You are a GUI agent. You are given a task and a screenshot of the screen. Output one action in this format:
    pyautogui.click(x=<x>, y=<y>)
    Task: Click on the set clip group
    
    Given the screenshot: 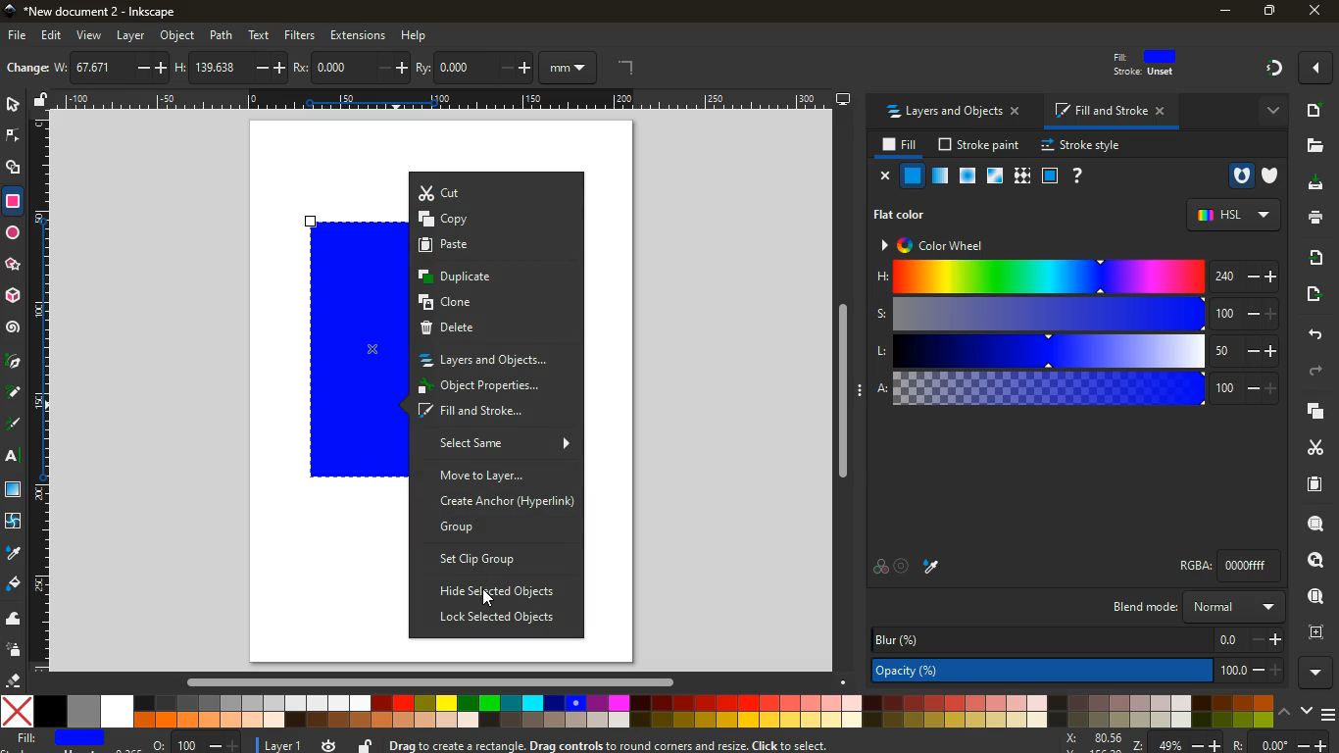 What is the action you would take?
    pyautogui.click(x=495, y=558)
    